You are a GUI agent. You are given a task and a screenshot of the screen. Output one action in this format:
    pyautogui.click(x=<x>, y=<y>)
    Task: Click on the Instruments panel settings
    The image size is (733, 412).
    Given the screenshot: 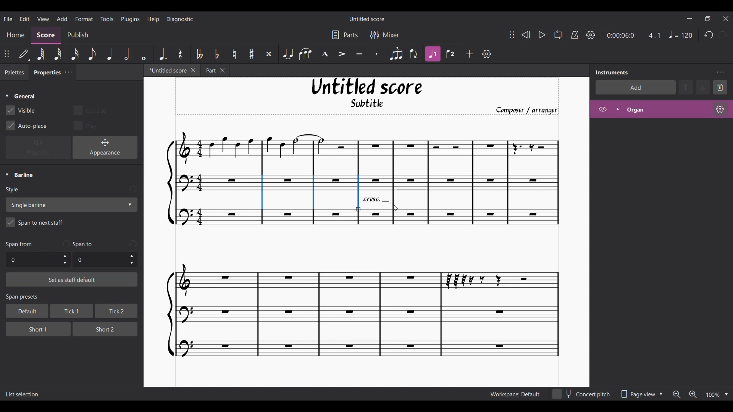 What is the action you would take?
    pyautogui.click(x=720, y=72)
    